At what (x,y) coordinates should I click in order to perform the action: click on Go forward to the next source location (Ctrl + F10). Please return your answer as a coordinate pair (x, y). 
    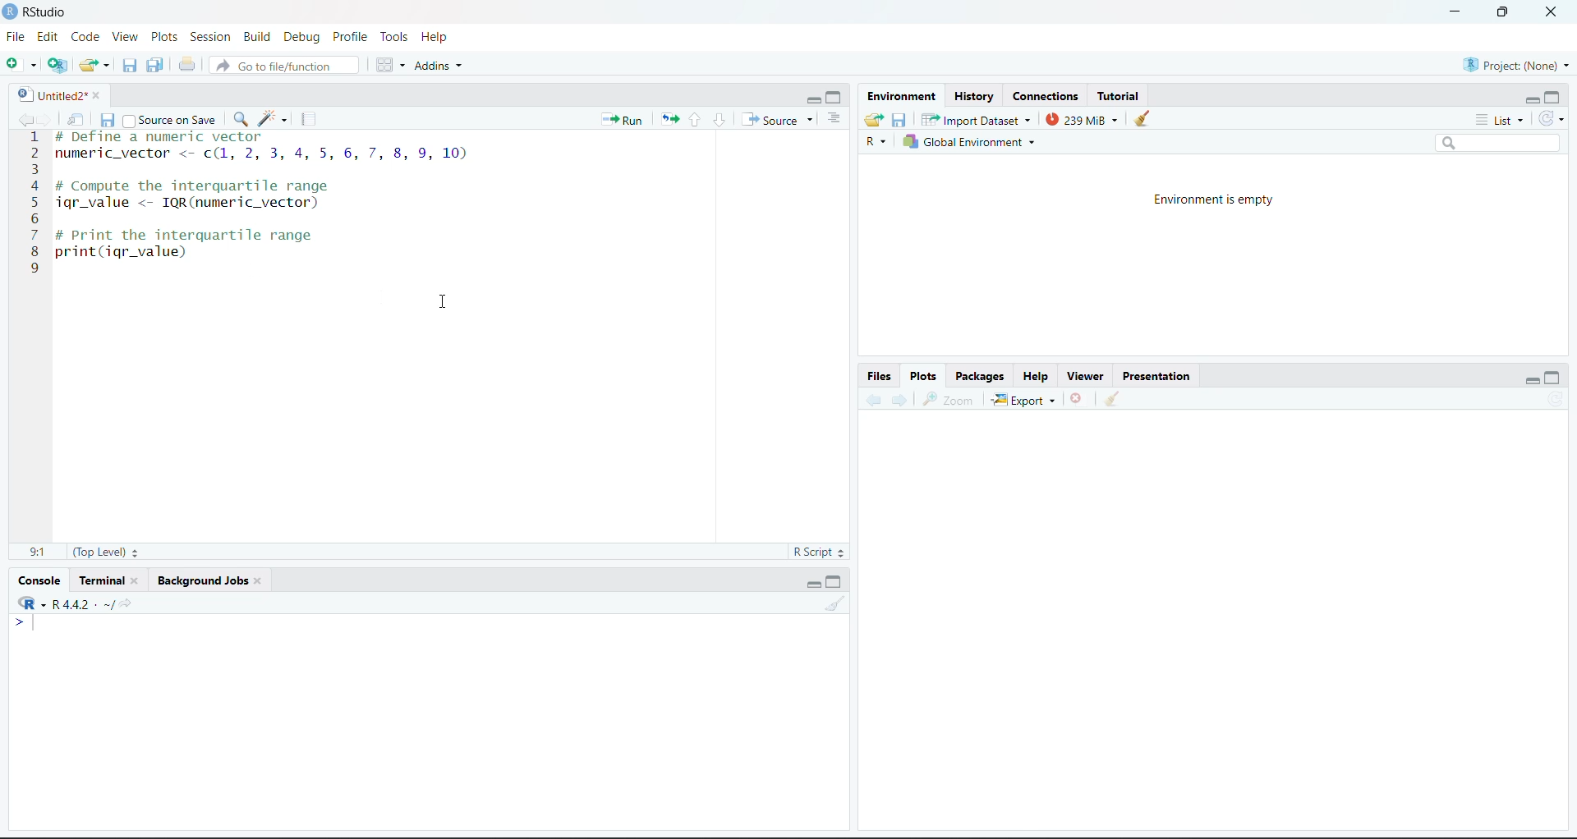
    Looking at the image, I should click on (47, 117).